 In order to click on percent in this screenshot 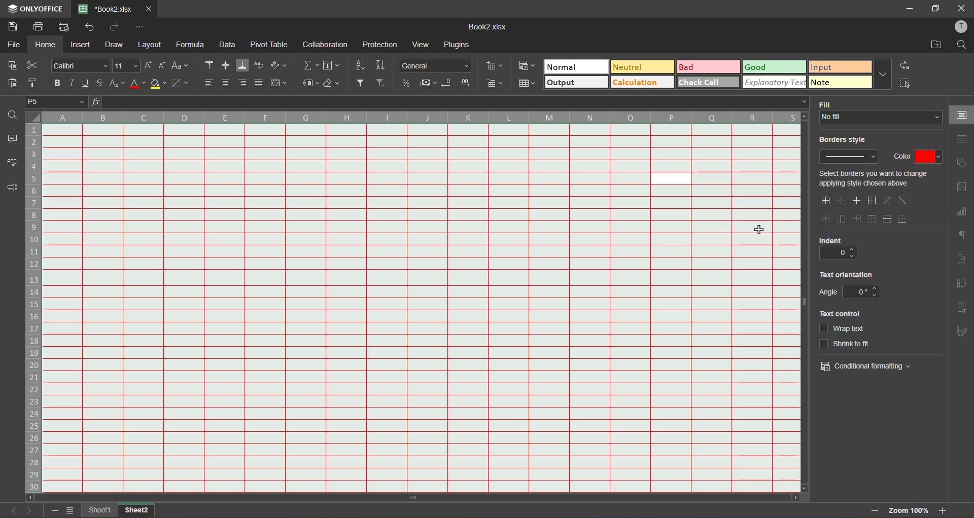, I will do `click(405, 83)`.